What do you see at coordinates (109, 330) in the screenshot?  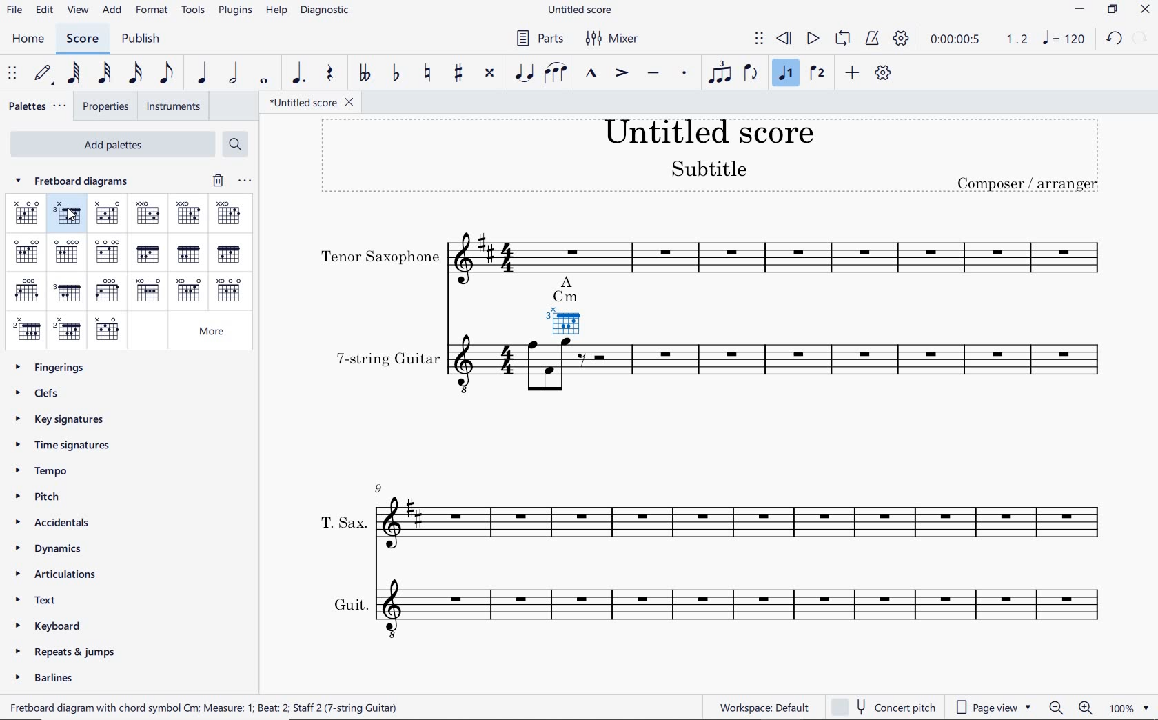 I see `B7` at bounding box center [109, 330].